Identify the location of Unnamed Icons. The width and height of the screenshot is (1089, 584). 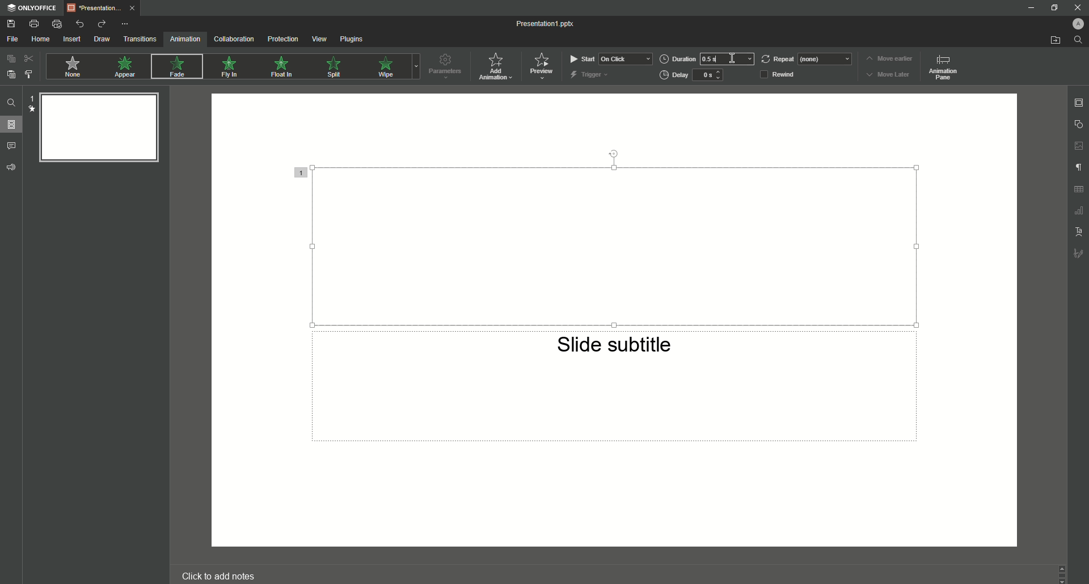
(1079, 189).